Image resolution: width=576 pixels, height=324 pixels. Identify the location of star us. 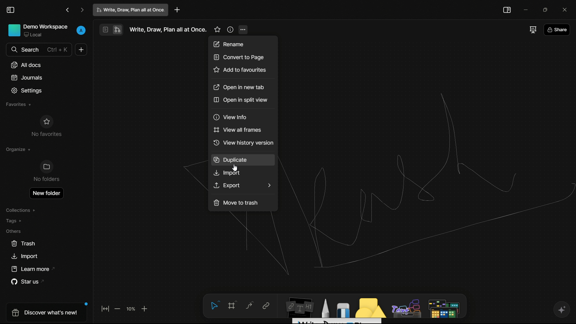
(26, 282).